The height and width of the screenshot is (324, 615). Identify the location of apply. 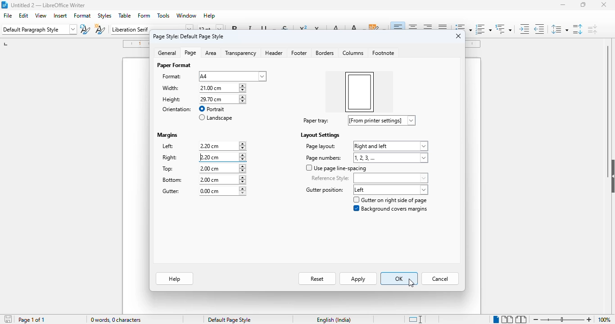
(357, 279).